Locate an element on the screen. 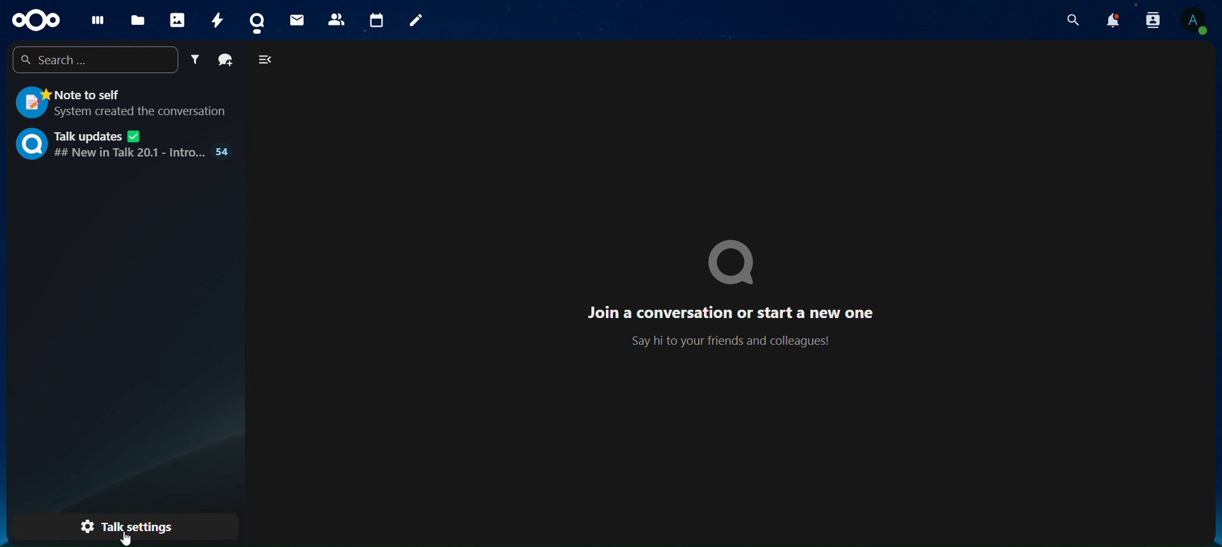 This screenshot has width=1222, height=547. notifications is located at coordinates (1114, 20).